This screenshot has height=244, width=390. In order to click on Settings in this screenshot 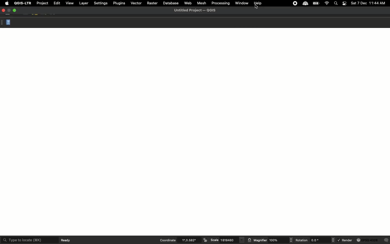, I will do `click(101, 3)`.